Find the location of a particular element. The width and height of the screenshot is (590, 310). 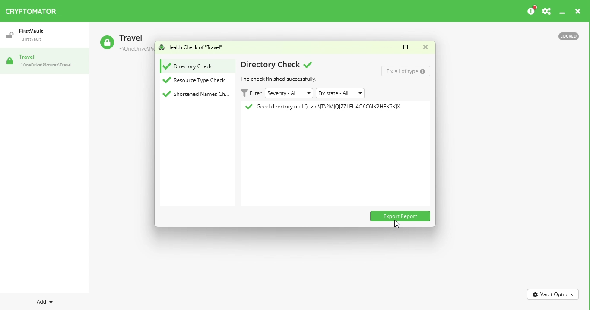

Minimize is located at coordinates (386, 46).